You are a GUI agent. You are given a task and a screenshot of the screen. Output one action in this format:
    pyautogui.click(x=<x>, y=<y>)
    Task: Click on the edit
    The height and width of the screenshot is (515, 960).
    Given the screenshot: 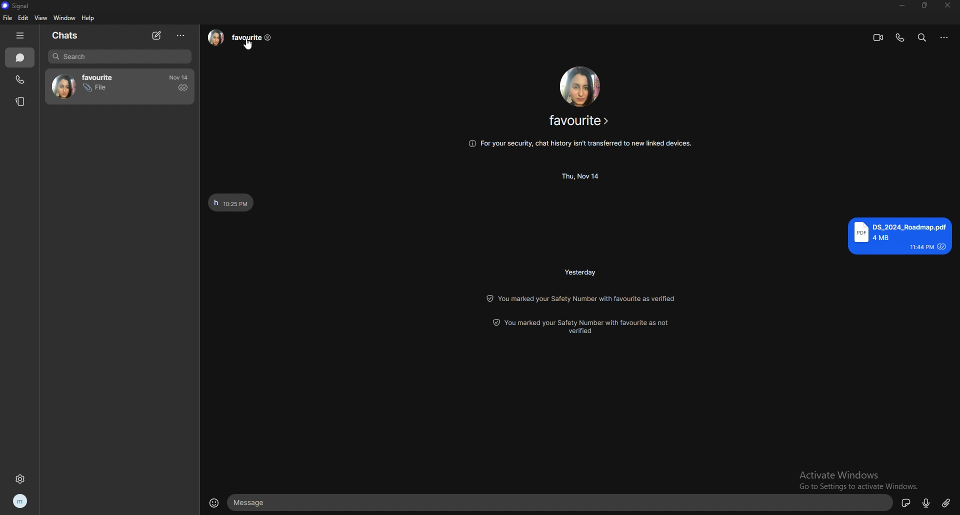 What is the action you would take?
    pyautogui.click(x=23, y=18)
    